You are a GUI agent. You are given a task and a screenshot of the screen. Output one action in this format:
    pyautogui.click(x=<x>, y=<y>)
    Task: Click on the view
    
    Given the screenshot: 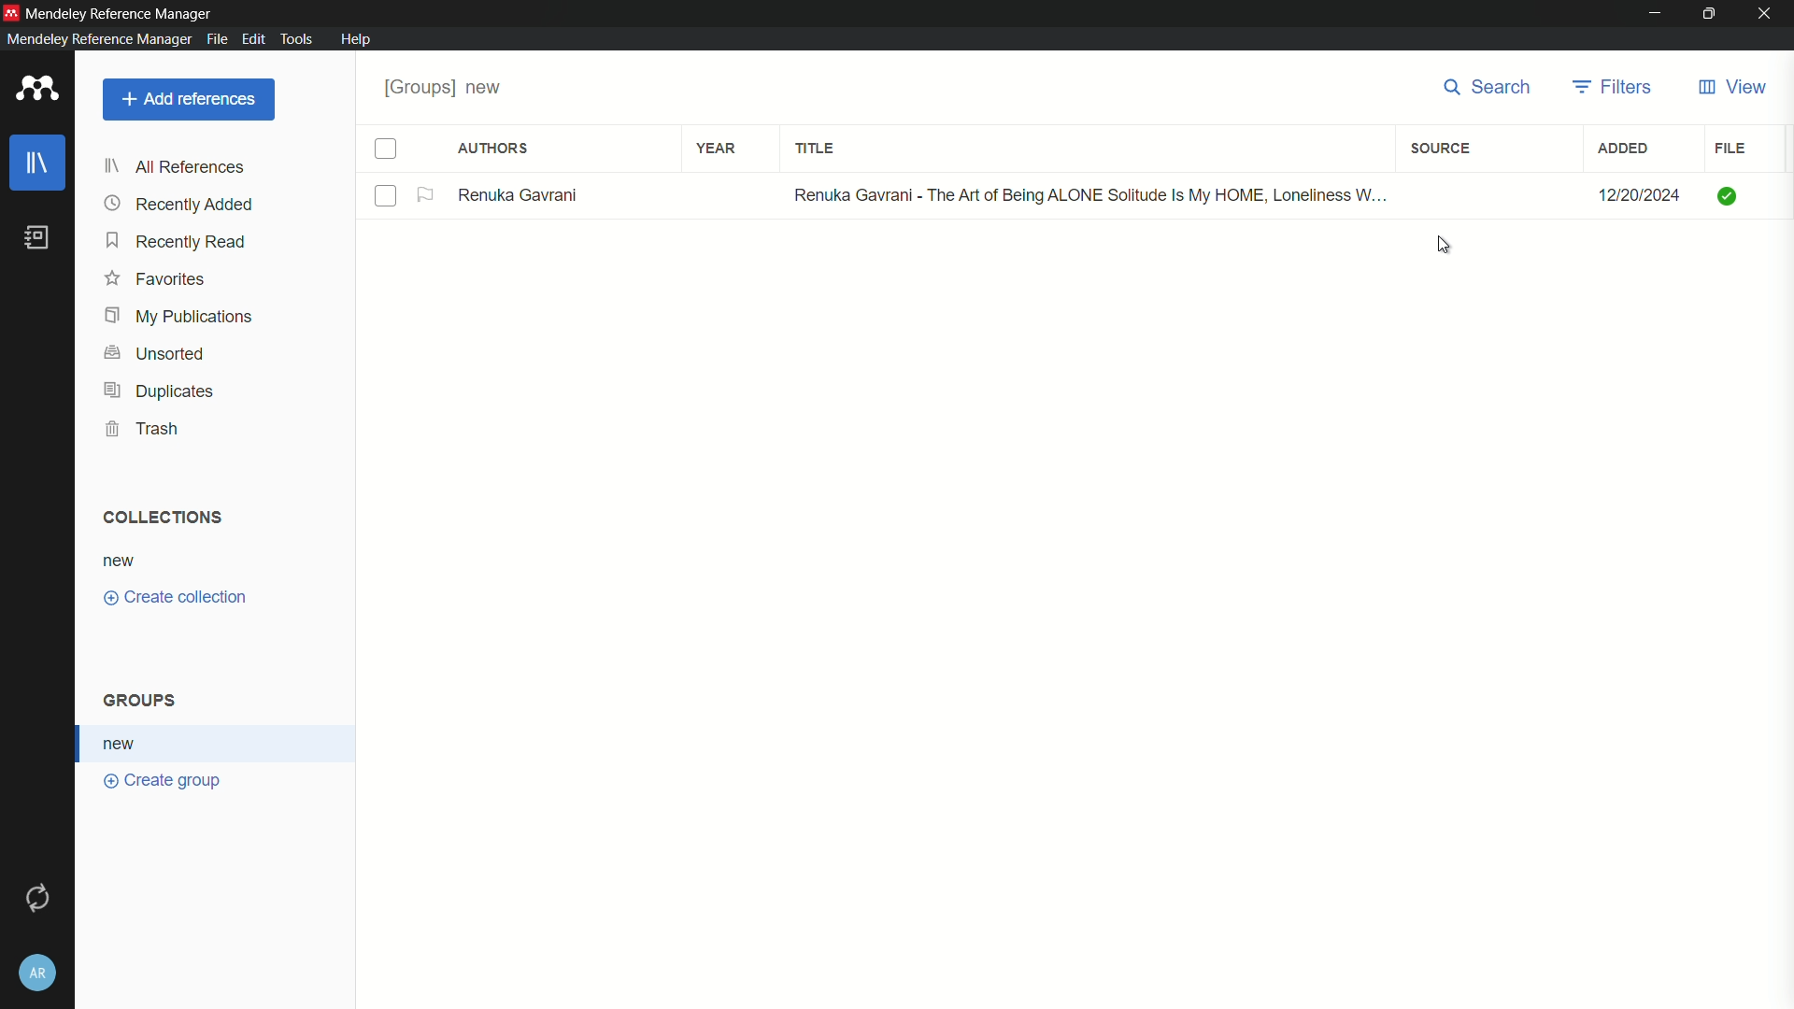 What is the action you would take?
    pyautogui.click(x=1734, y=89)
    